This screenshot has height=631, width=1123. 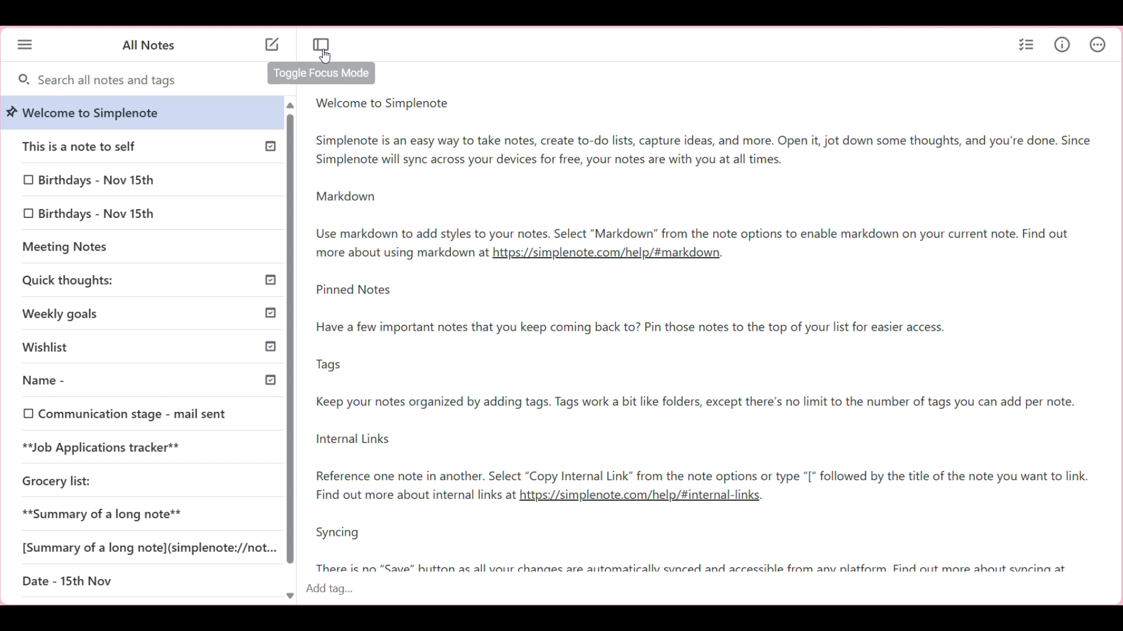 What do you see at coordinates (96, 112) in the screenshot?
I see `welcome to Simplenote` at bounding box center [96, 112].